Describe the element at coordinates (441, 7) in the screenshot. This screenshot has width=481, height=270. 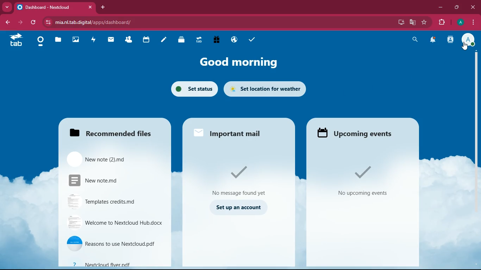
I see `minimize` at that location.